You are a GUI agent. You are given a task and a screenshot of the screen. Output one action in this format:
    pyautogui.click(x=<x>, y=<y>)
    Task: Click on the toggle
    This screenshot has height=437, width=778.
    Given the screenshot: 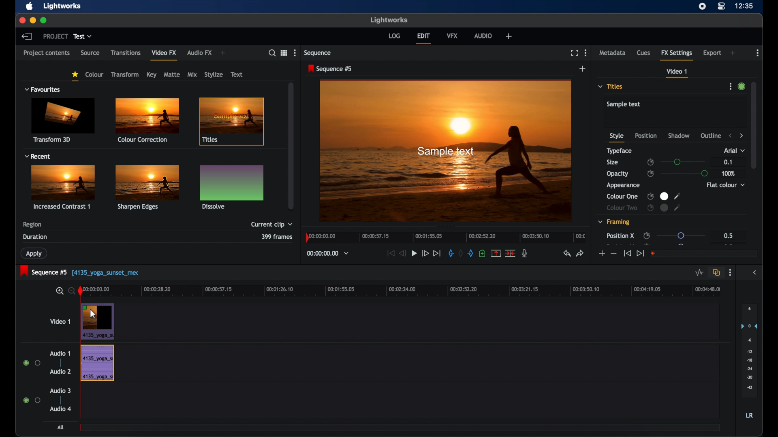 What is the action you would take?
    pyautogui.click(x=741, y=86)
    